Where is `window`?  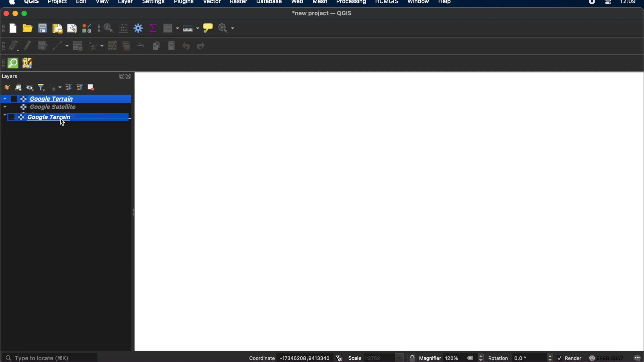 window is located at coordinates (418, 3).